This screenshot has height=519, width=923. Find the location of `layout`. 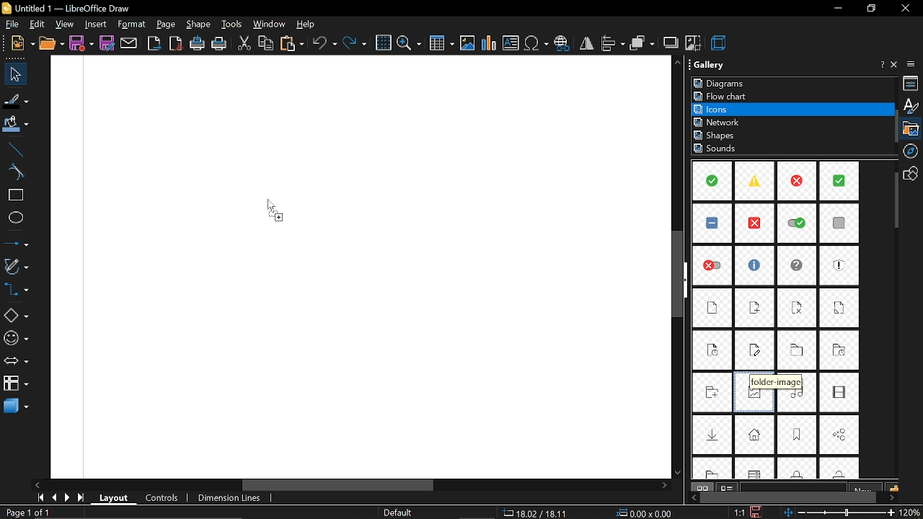

layout is located at coordinates (113, 499).